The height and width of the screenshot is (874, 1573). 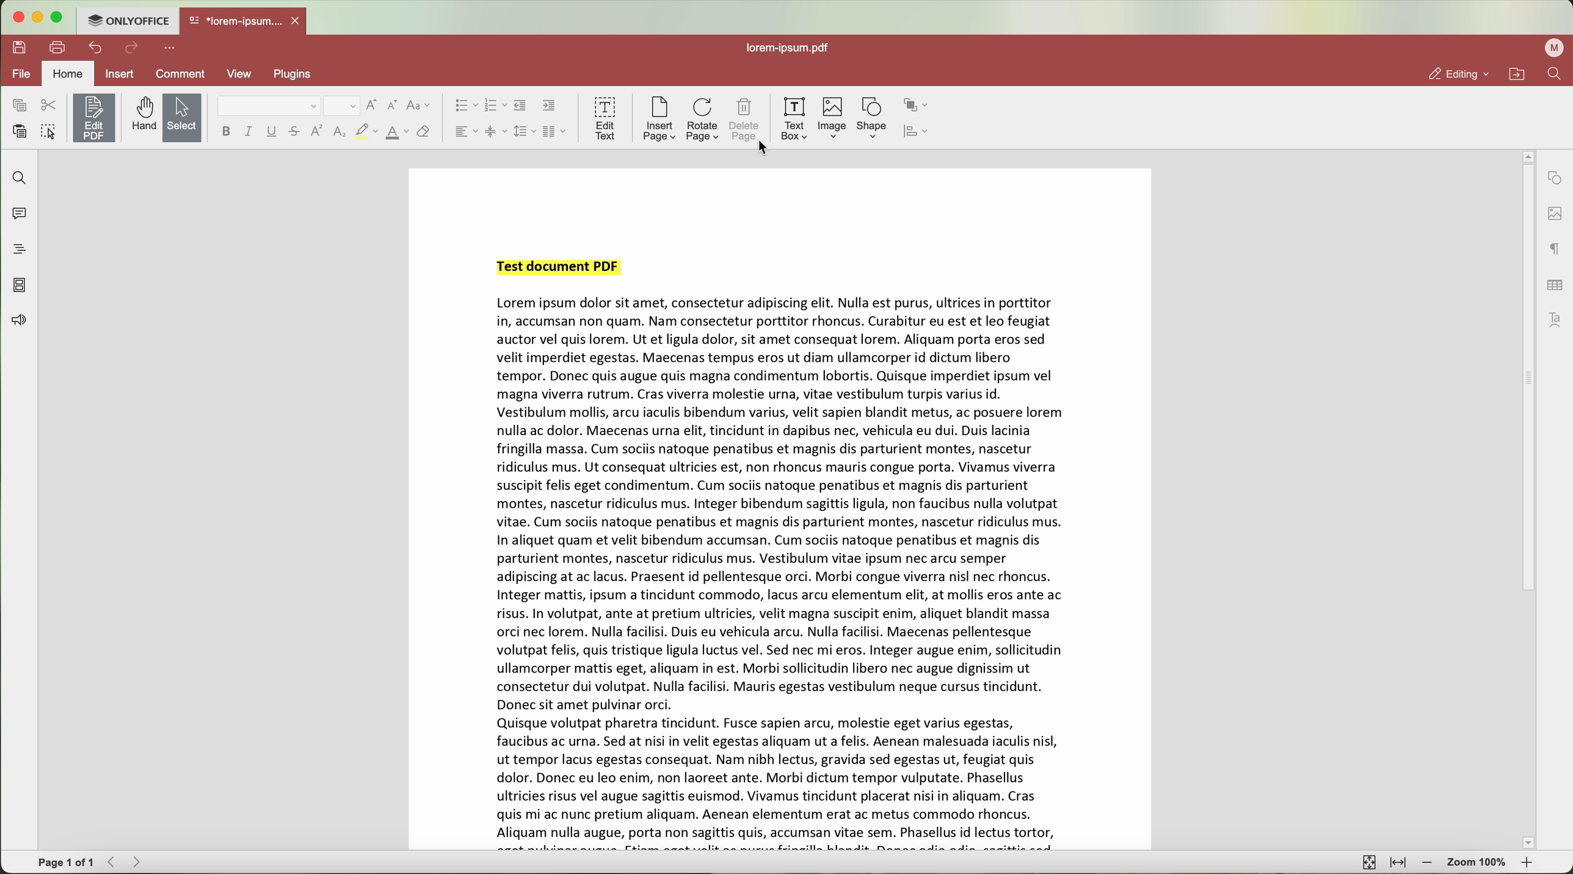 I want to click on zoom 100%, so click(x=1478, y=862).